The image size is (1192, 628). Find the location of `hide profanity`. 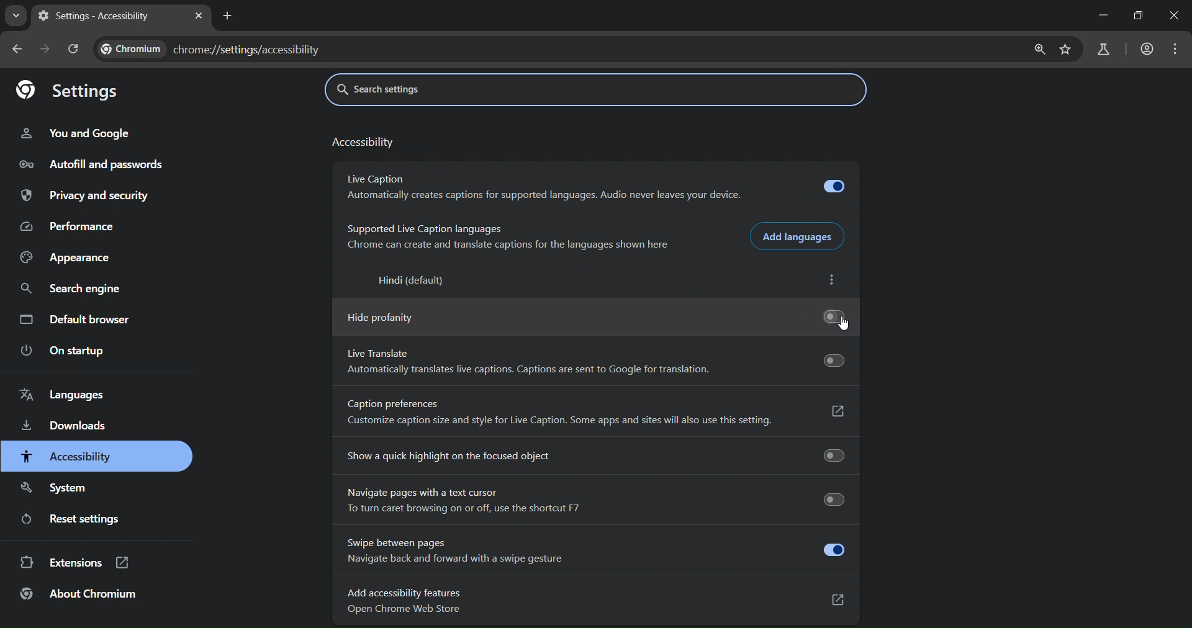

hide profanity is located at coordinates (595, 318).